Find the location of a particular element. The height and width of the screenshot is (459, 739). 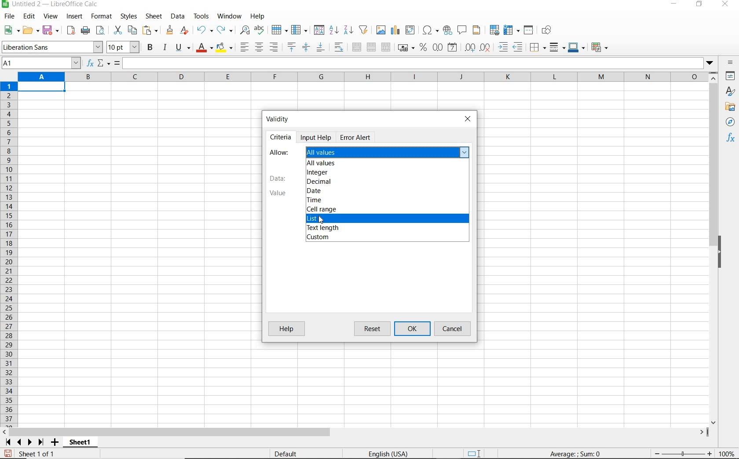

formula is located at coordinates (576, 453).